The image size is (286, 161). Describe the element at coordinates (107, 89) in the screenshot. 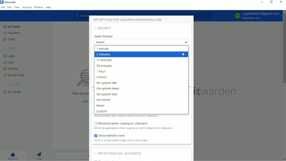

I see `On system sleep` at that location.